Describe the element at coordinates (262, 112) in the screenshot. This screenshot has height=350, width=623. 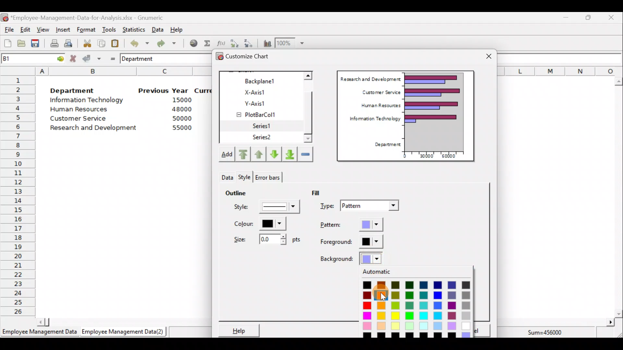
I see `PlotBarCol1` at that location.